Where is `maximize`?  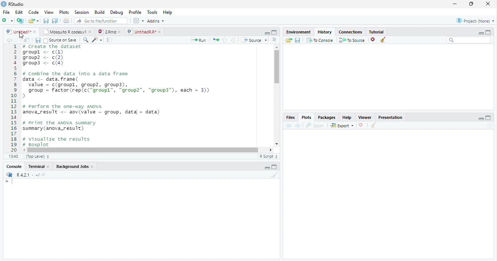
maximize is located at coordinates (489, 32).